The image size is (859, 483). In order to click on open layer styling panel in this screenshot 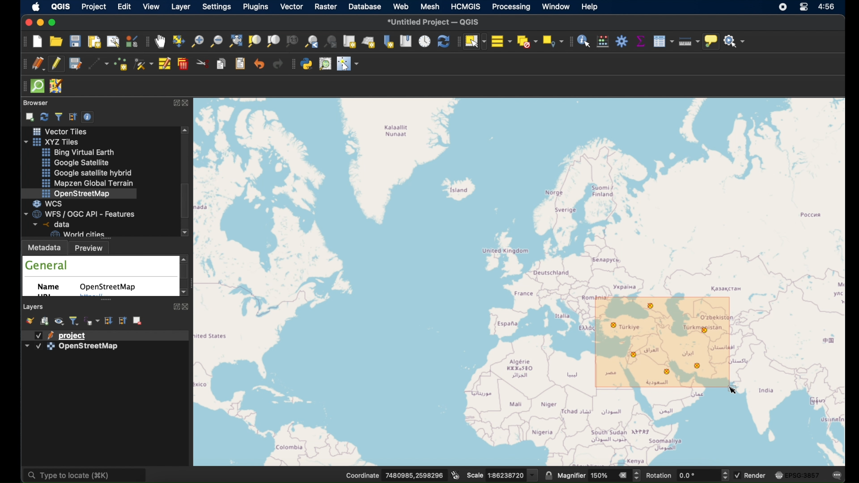, I will do `click(31, 321)`.